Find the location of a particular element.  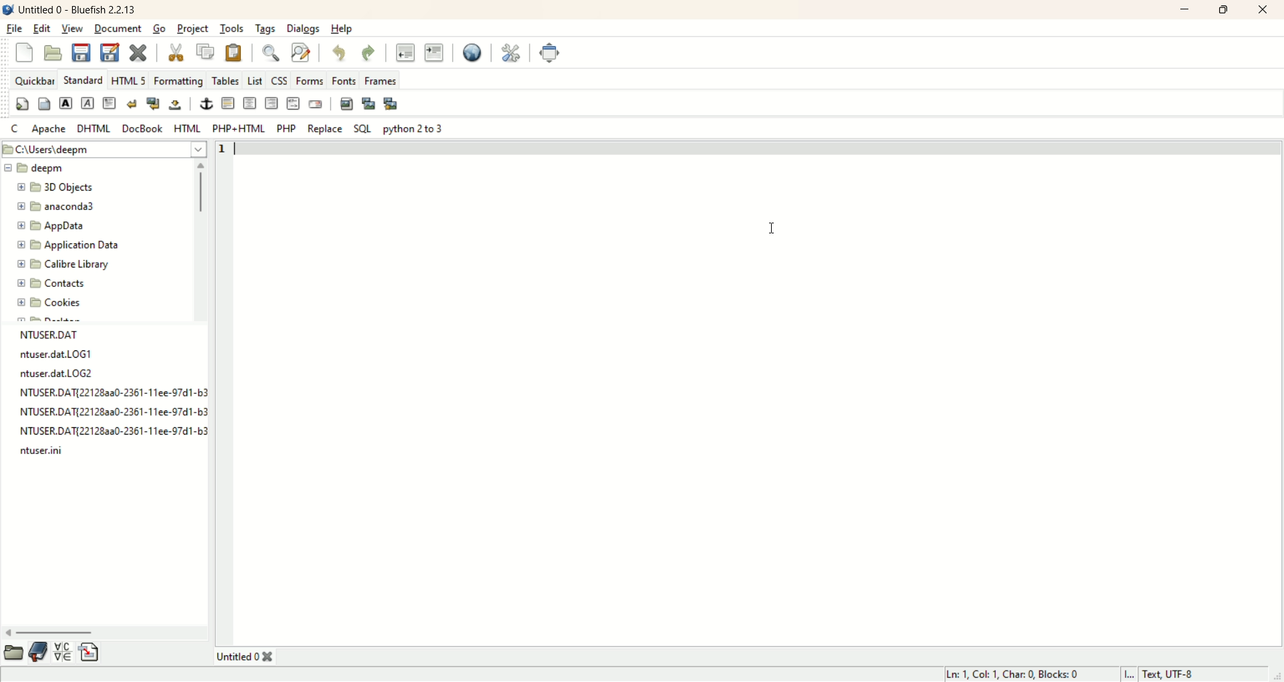

file name is located at coordinates (46, 451).